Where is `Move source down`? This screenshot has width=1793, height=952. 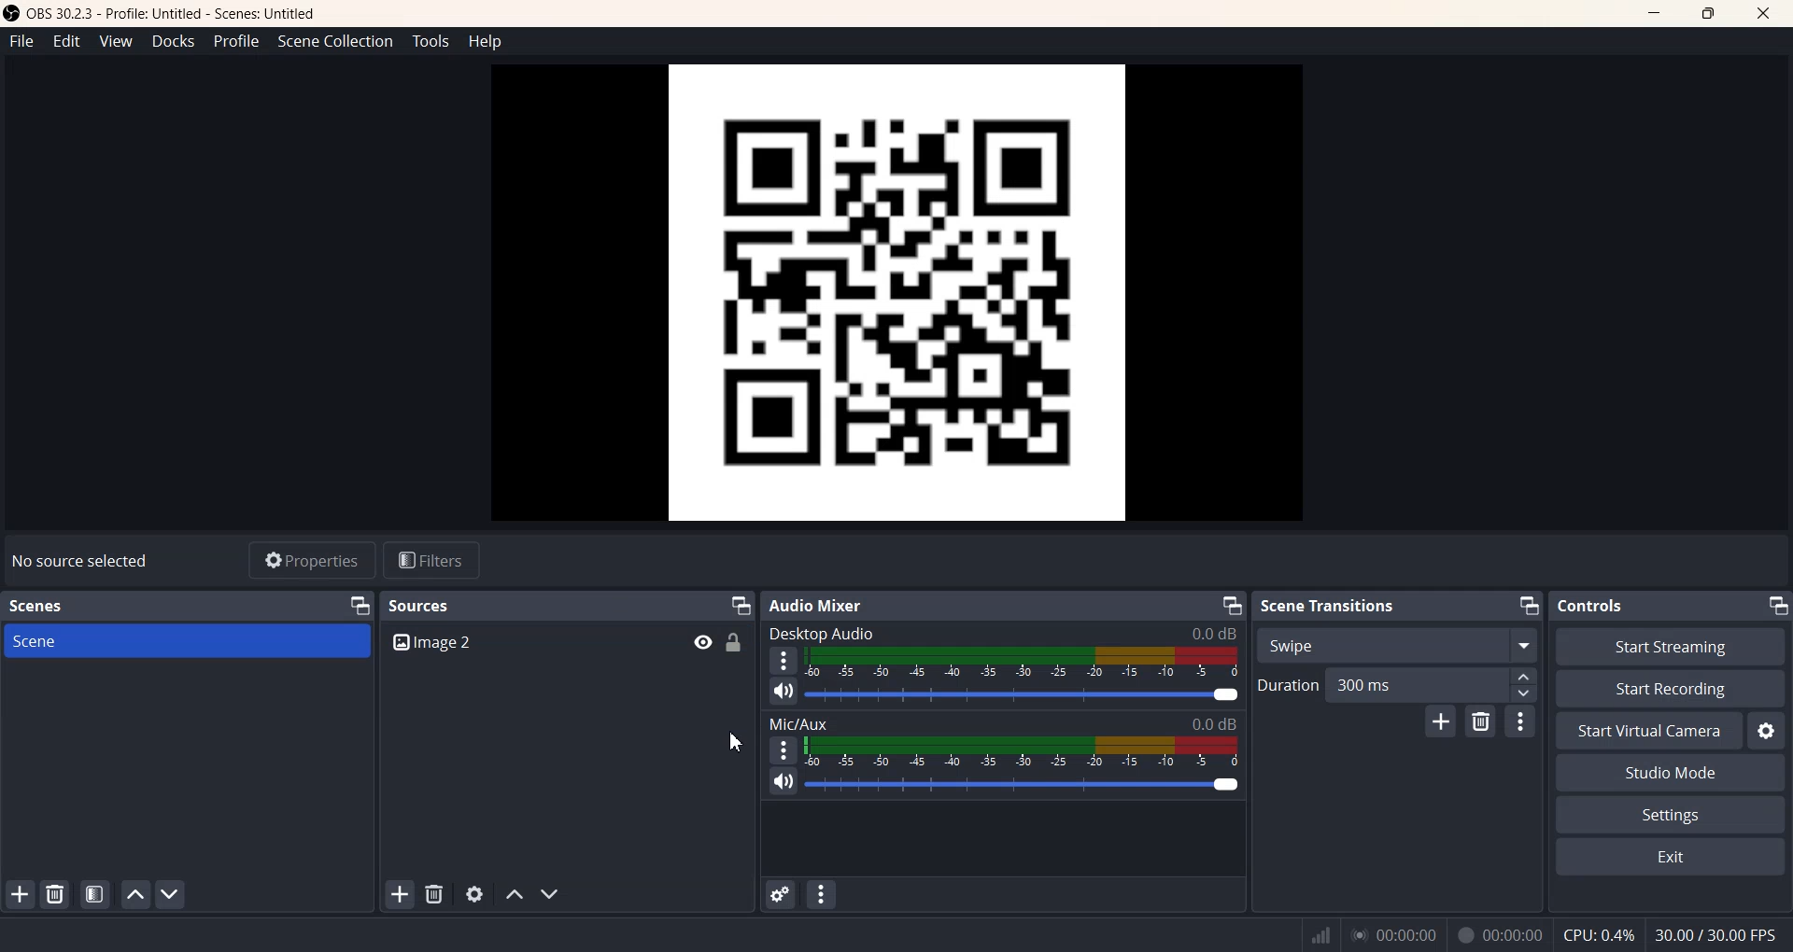
Move source down is located at coordinates (549, 894).